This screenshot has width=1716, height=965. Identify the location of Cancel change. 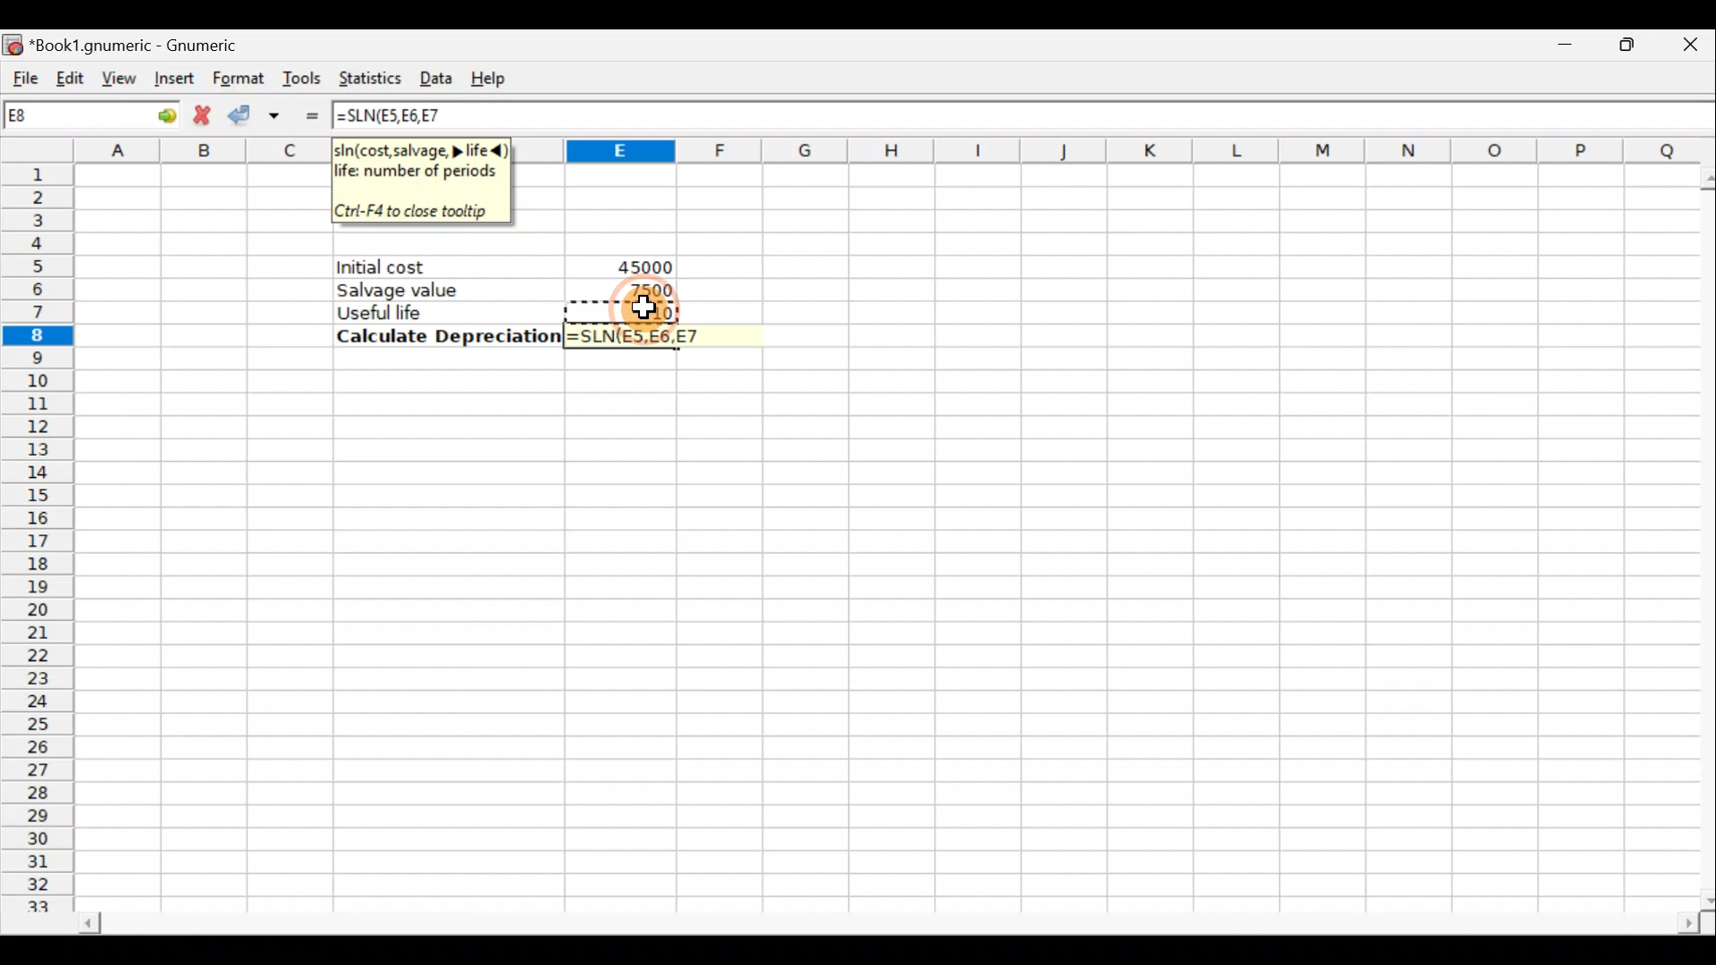
(203, 115).